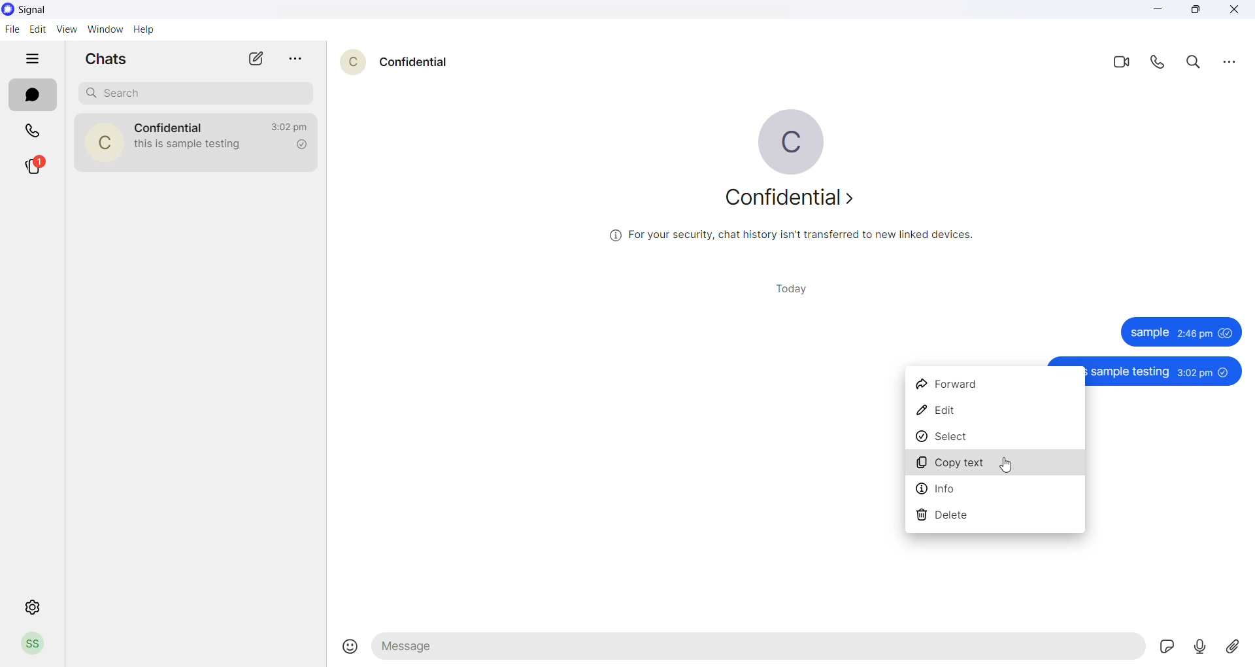 This screenshot has height=667, width=1255. I want to click on profile picture, so click(793, 139).